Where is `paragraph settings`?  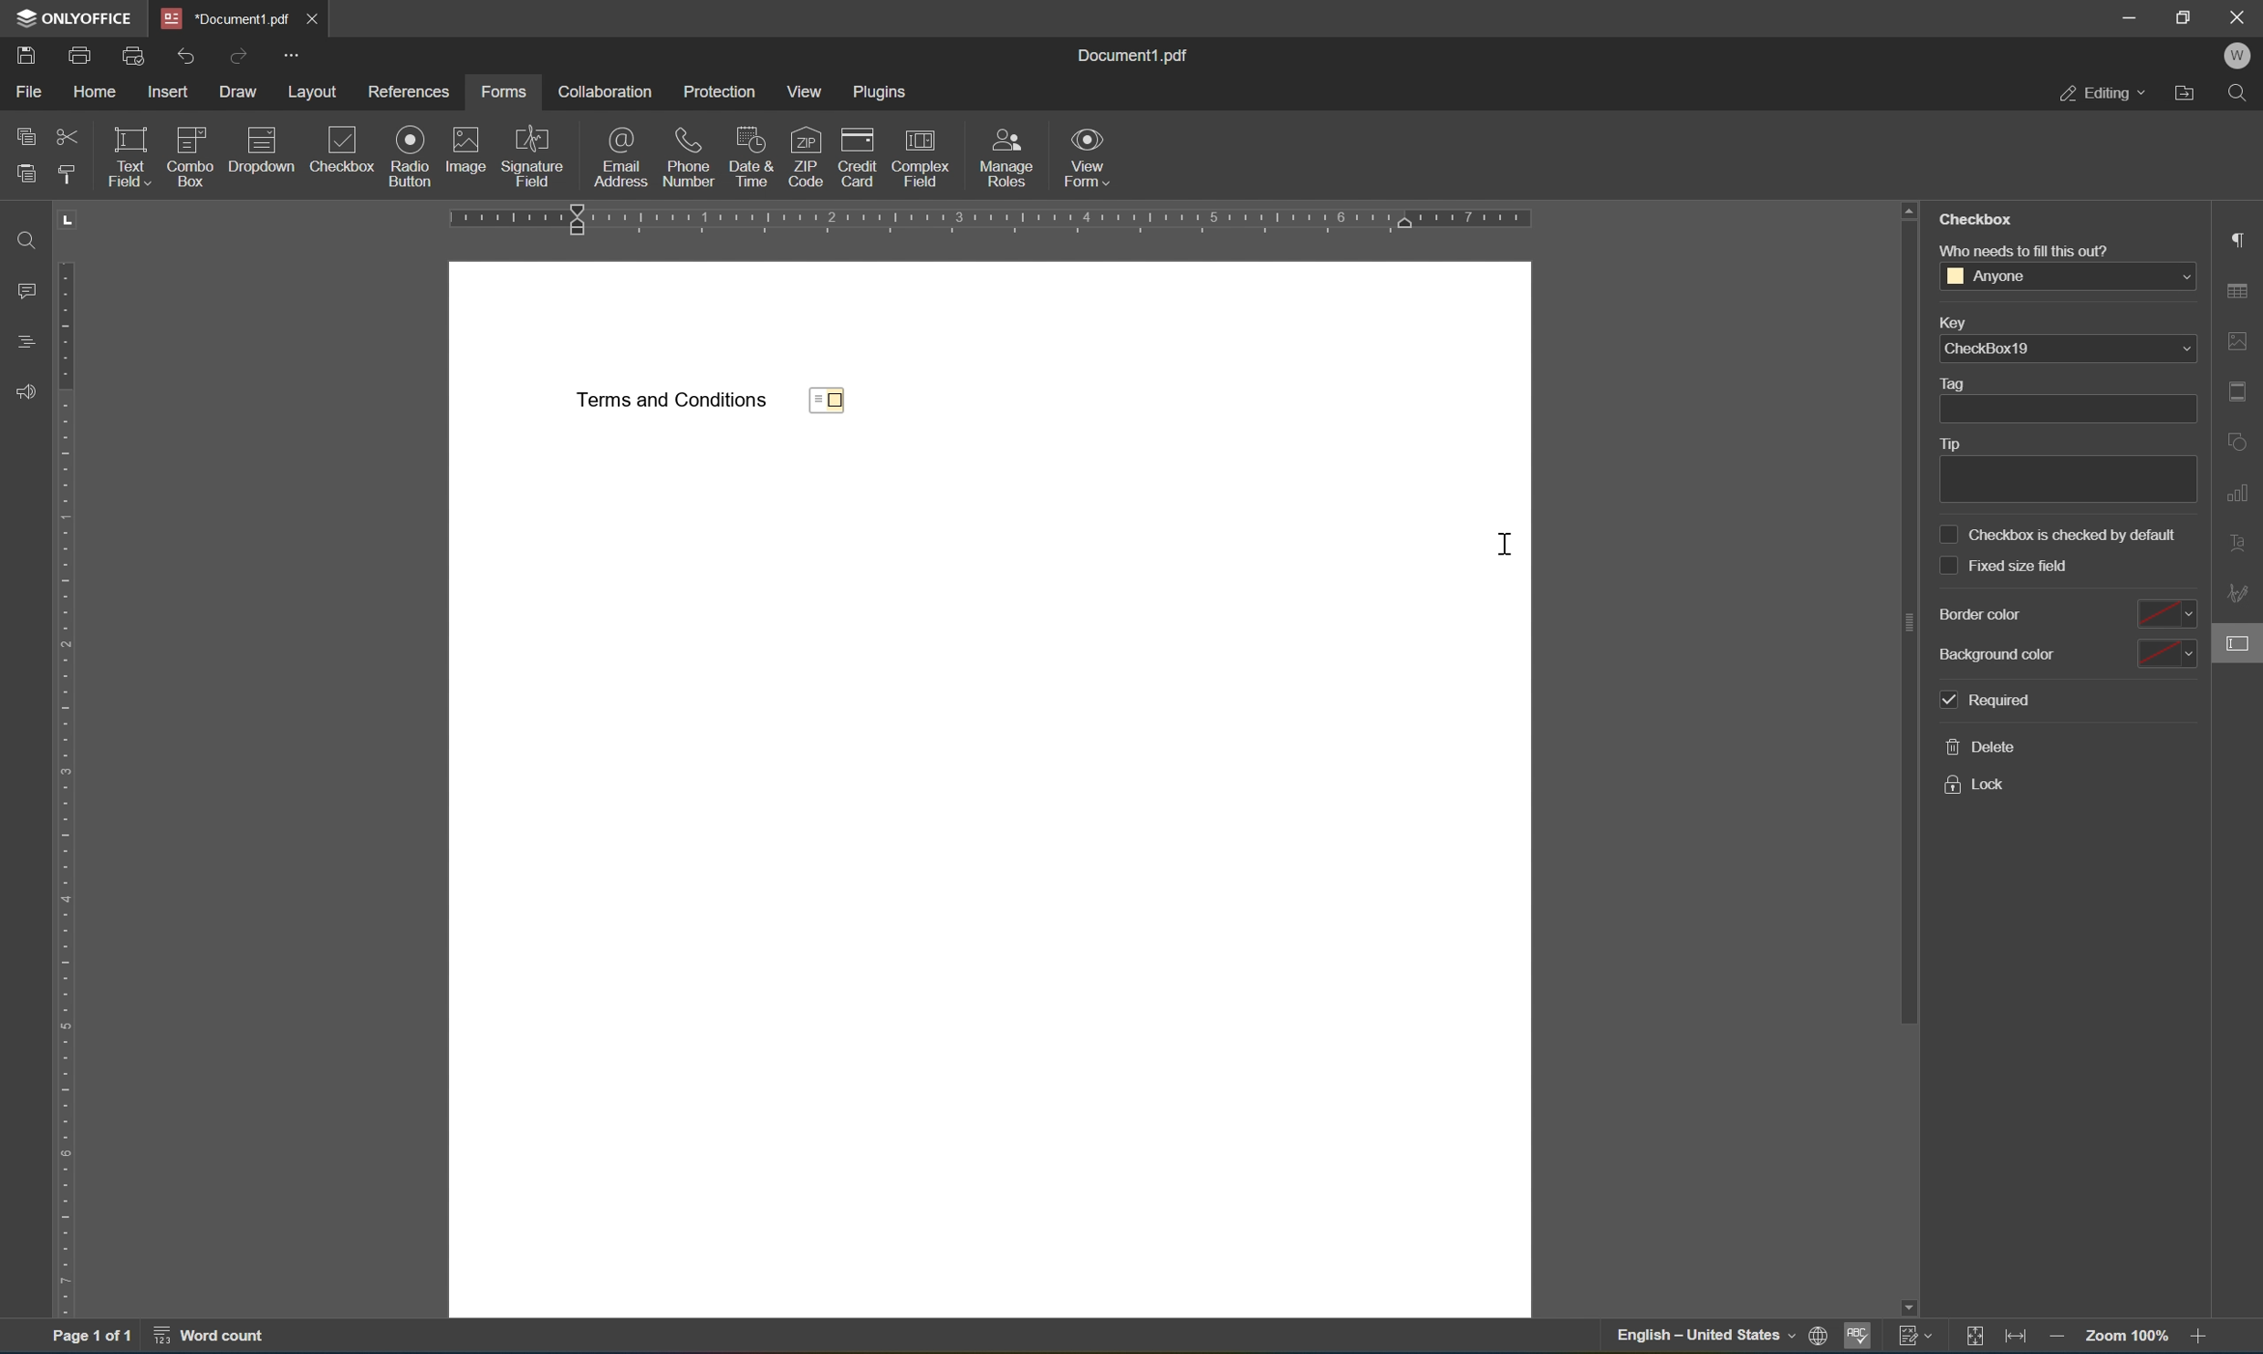
paragraph settings is located at coordinates (2243, 237).